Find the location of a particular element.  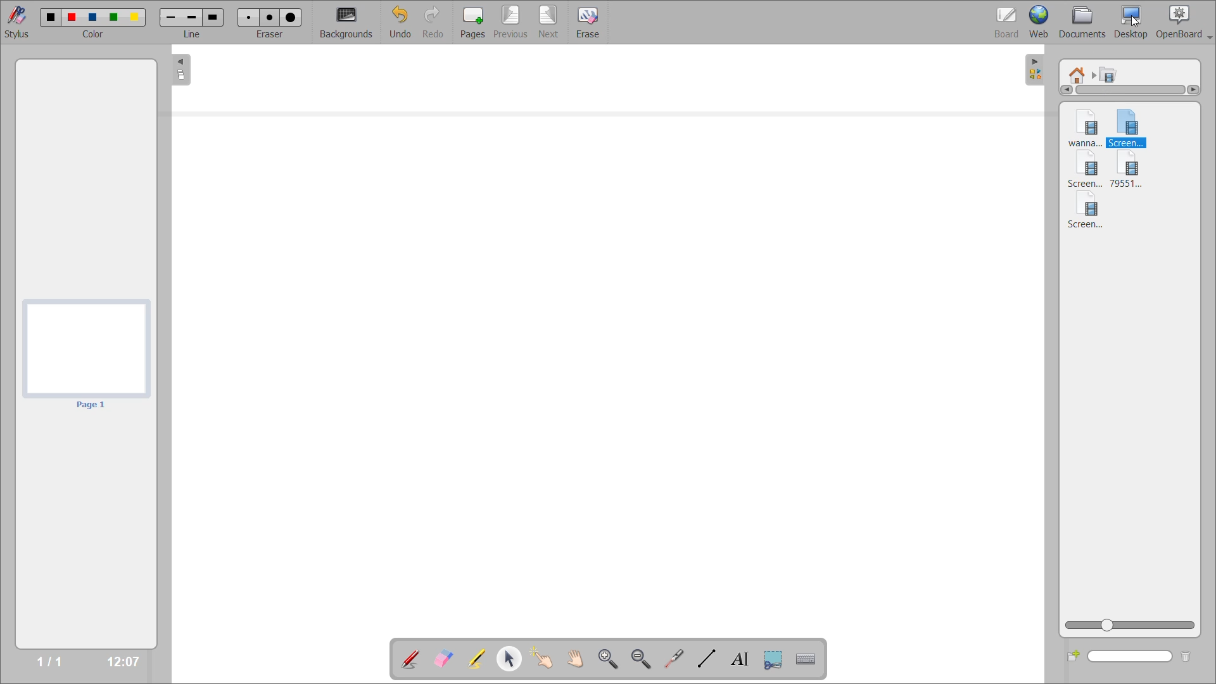

color 1 is located at coordinates (50, 16).